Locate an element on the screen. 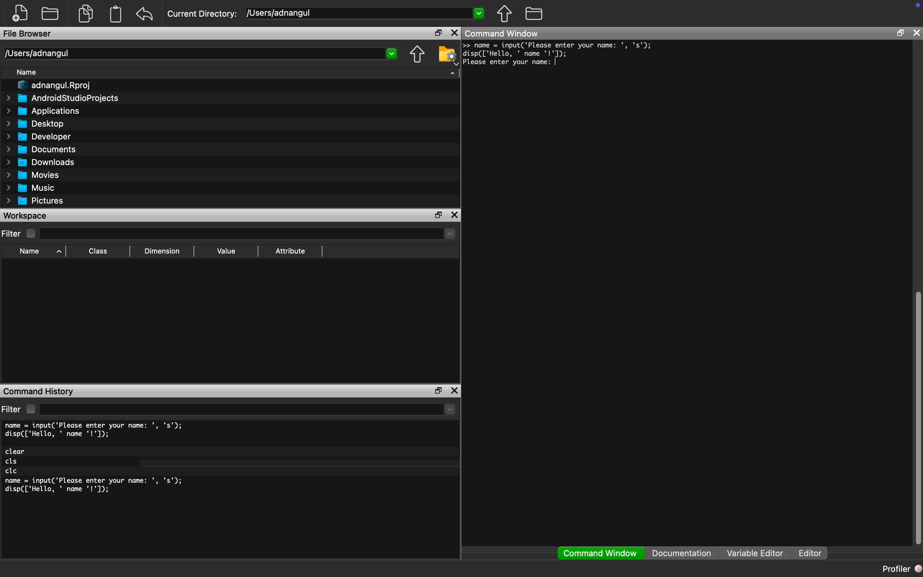 Image resolution: width=923 pixels, height=577 pixels. Documentation is located at coordinates (682, 553).